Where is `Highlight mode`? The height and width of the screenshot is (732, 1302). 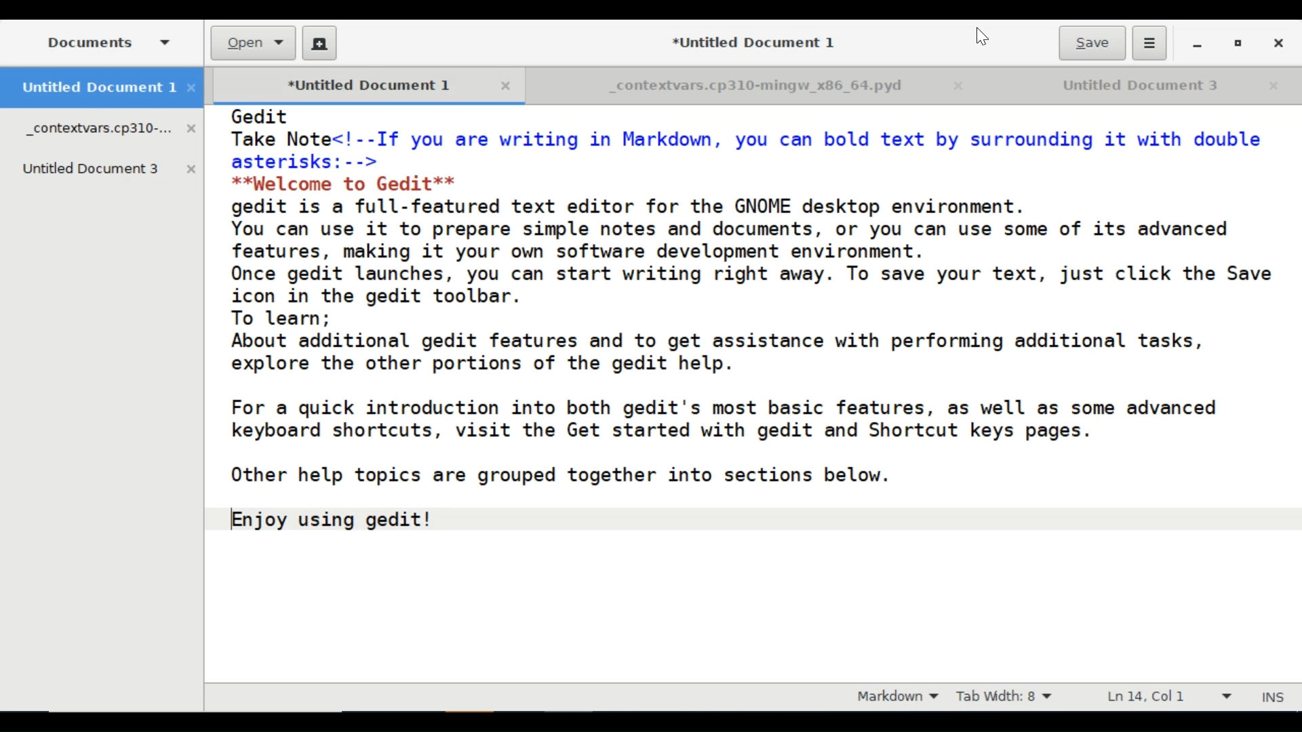
Highlight mode is located at coordinates (896, 697).